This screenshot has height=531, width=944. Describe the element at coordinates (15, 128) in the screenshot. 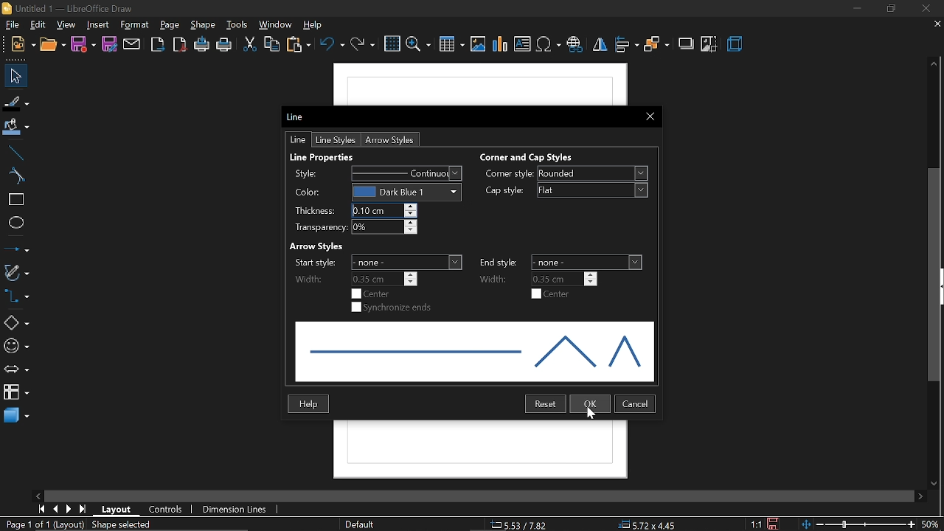

I see `fill color` at that location.